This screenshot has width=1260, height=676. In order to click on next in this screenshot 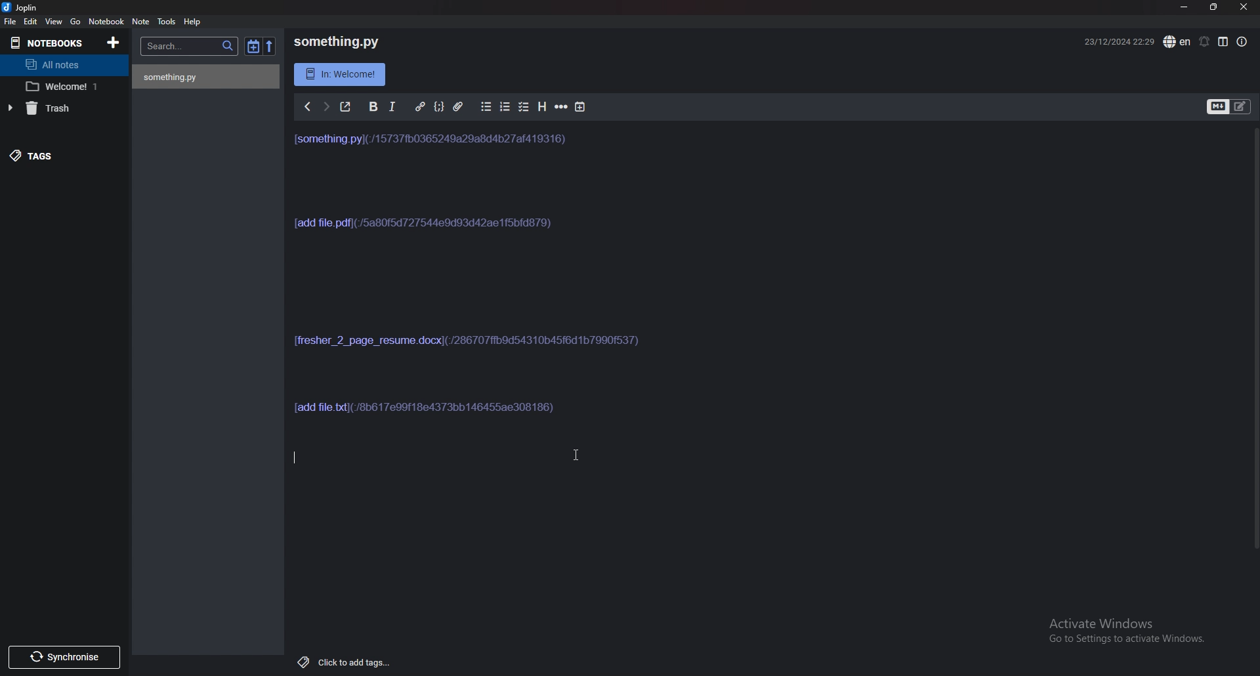, I will do `click(326, 107)`.